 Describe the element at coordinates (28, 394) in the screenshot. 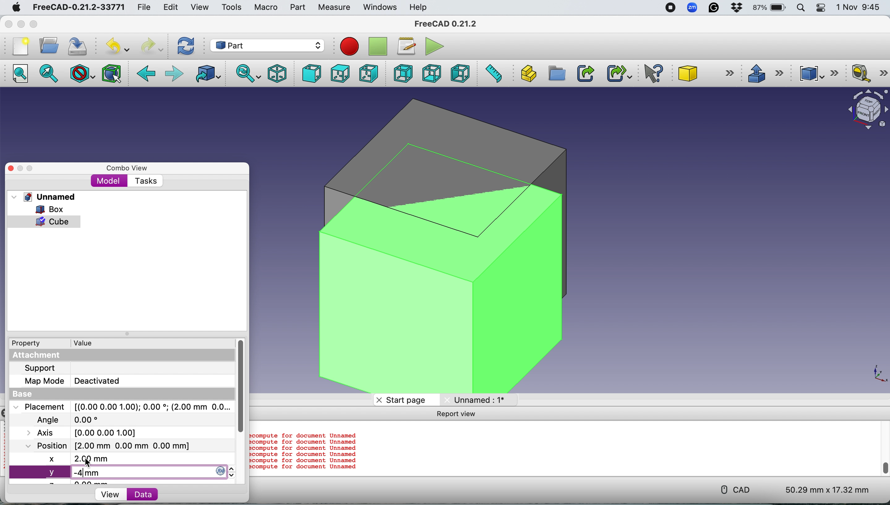

I see `Base` at that location.